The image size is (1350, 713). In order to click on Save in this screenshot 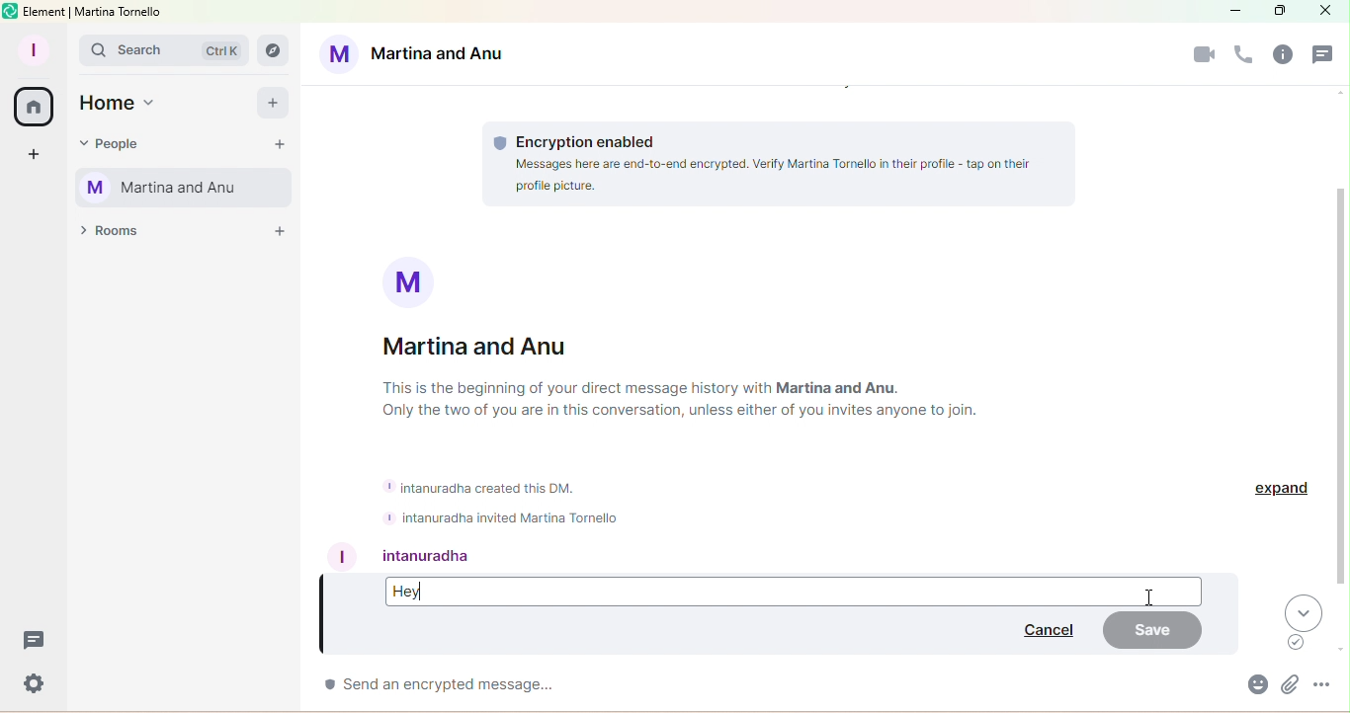, I will do `click(1155, 630)`.